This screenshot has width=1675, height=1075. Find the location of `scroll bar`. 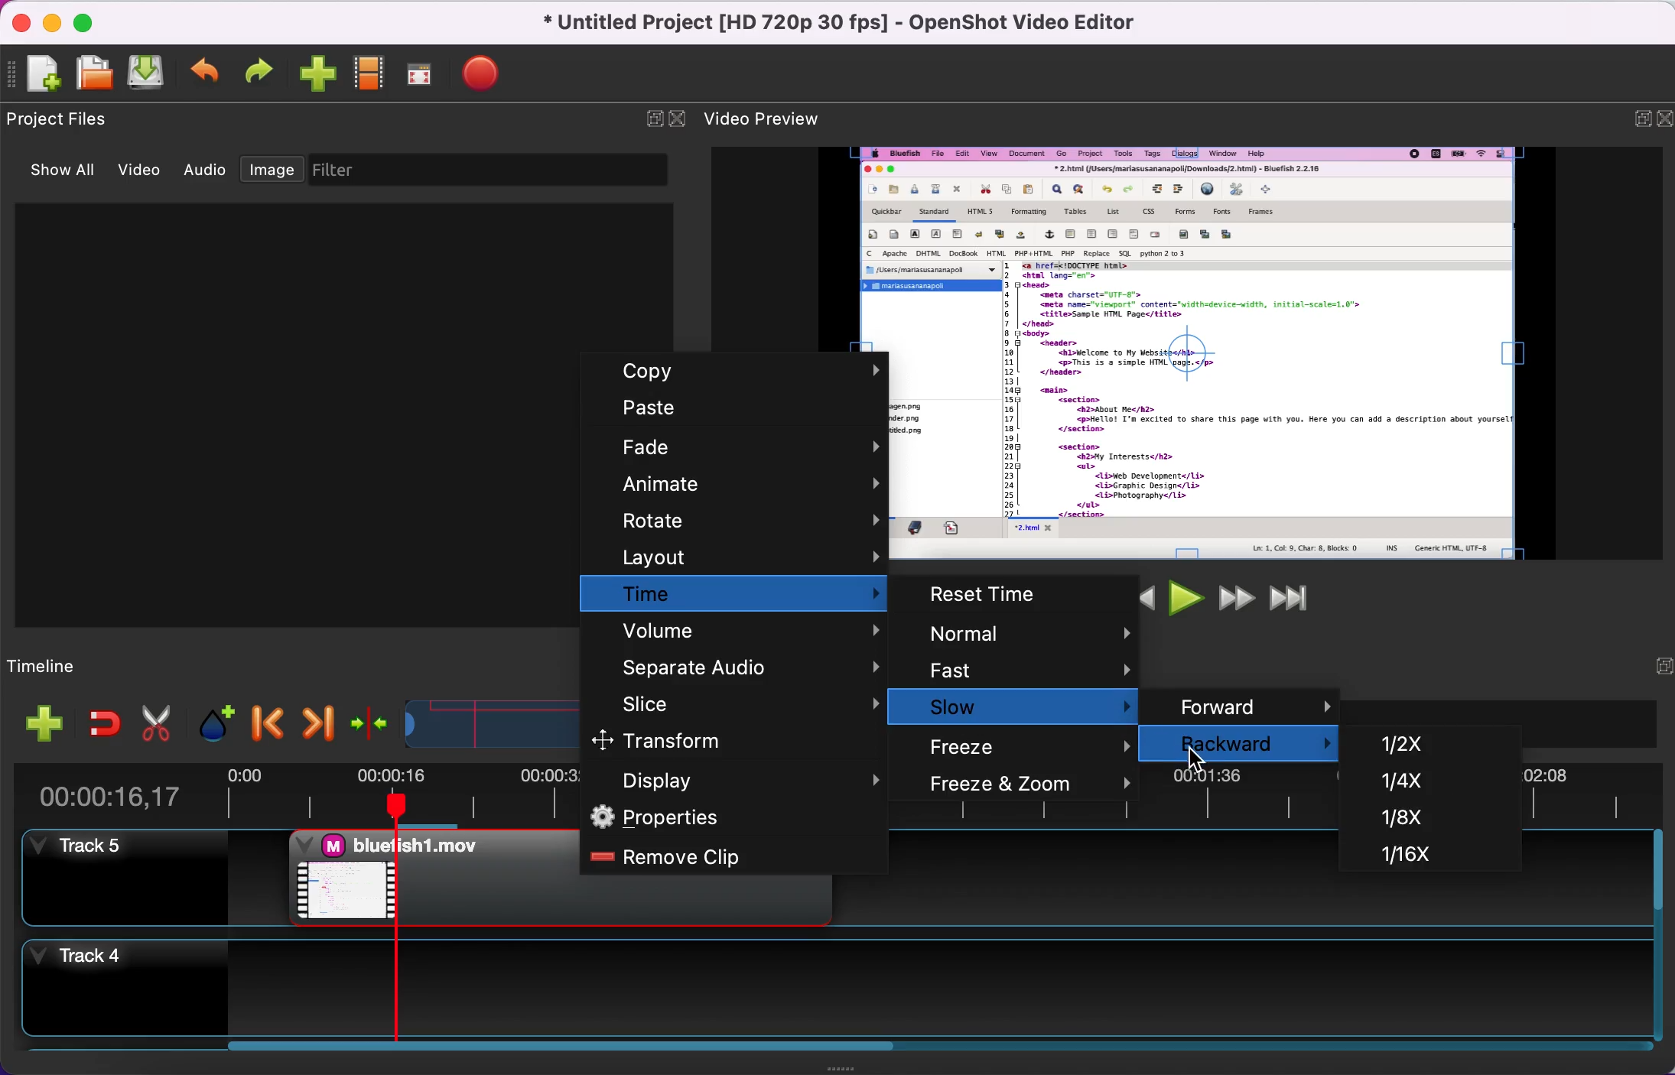

scroll bar is located at coordinates (549, 1053).